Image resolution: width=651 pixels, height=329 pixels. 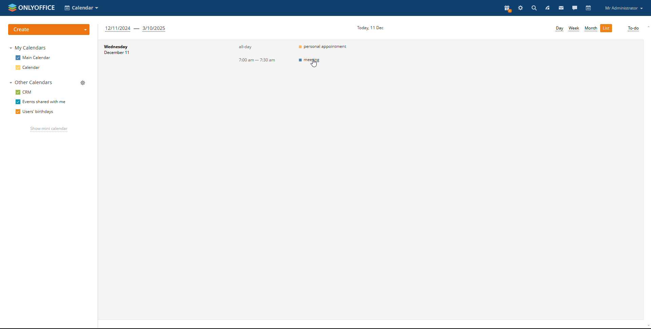 What do you see at coordinates (606, 28) in the screenshot?
I see `list view` at bounding box center [606, 28].